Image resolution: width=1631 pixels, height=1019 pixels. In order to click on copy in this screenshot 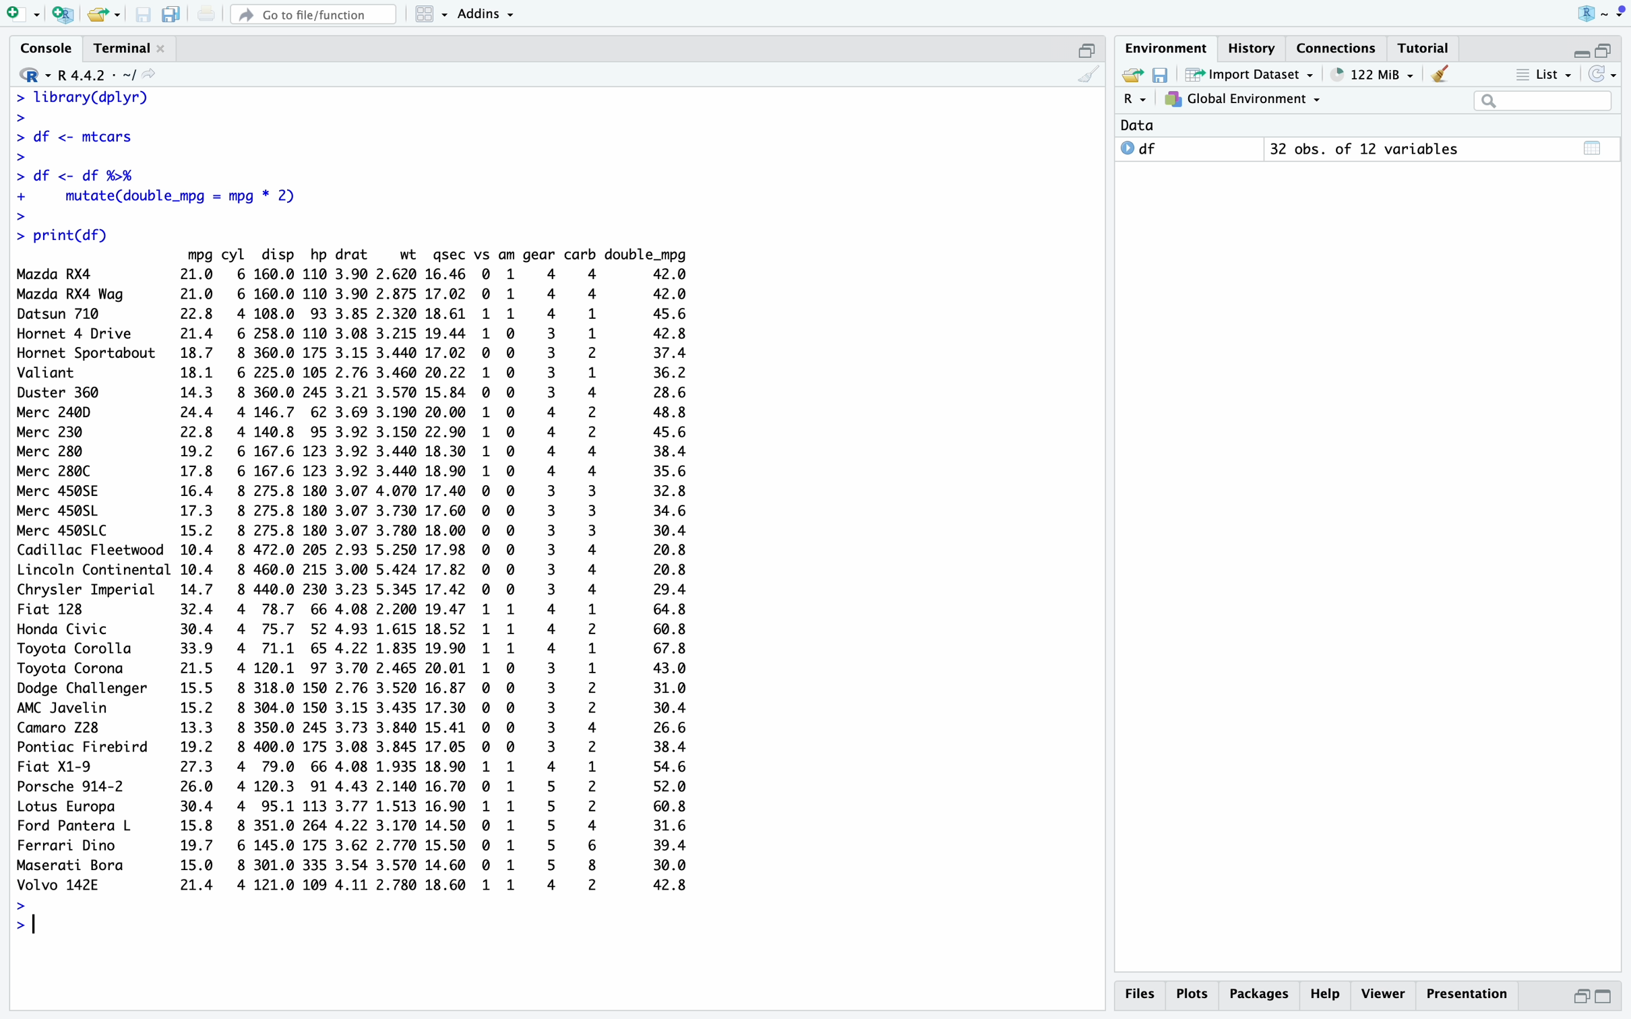, I will do `click(172, 14)`.